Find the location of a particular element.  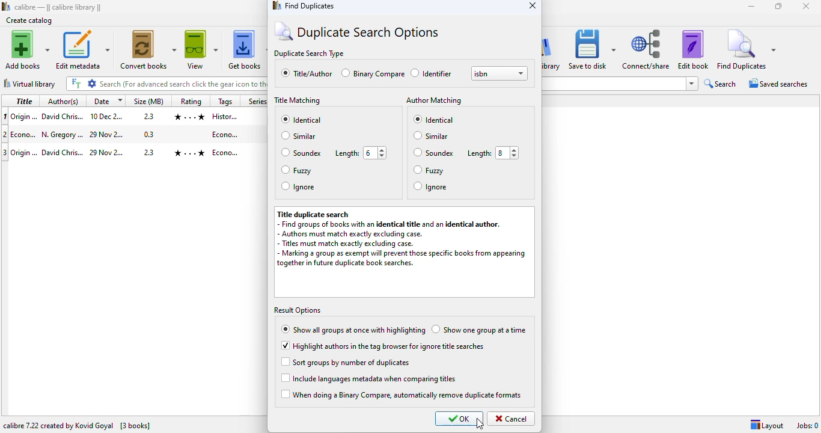

title matching is located at coordinates (298, 100).